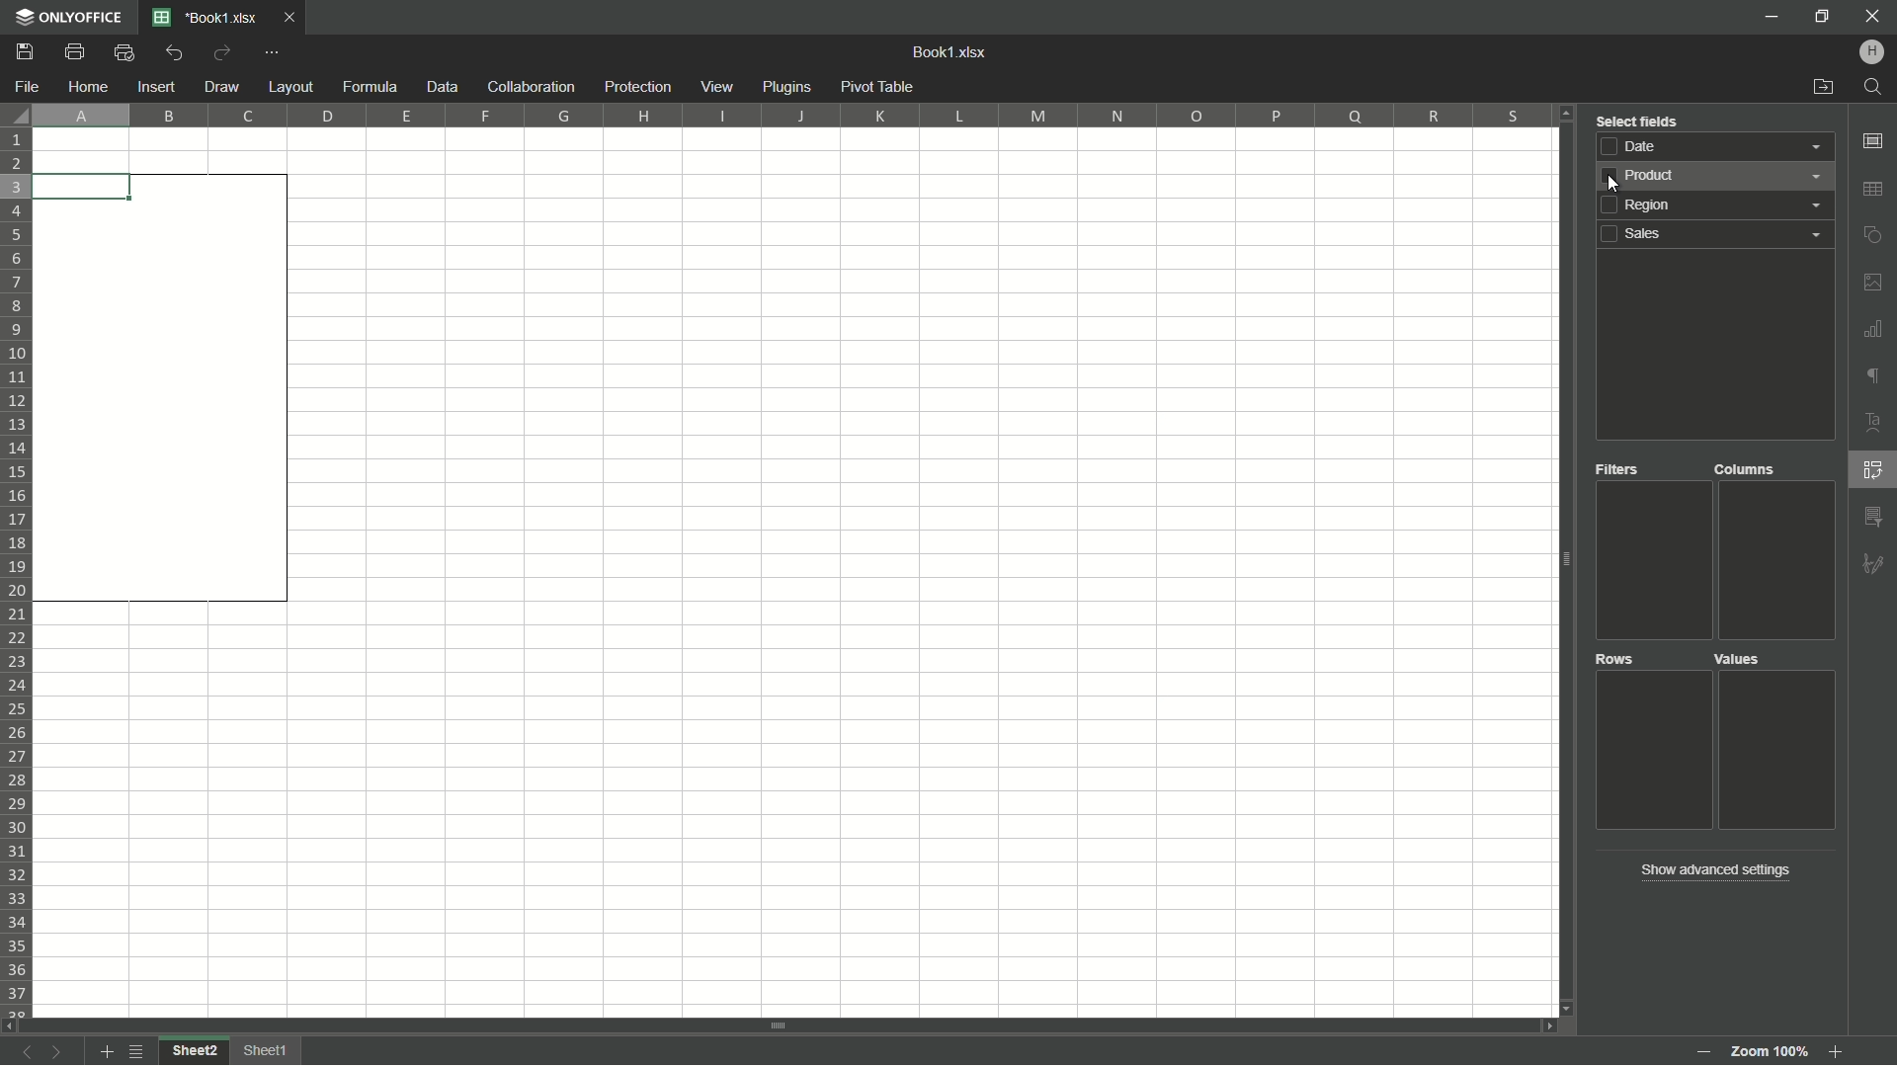  Describe the element at coordinates (293, 20) in the screenshot. I see `Close` at that location.